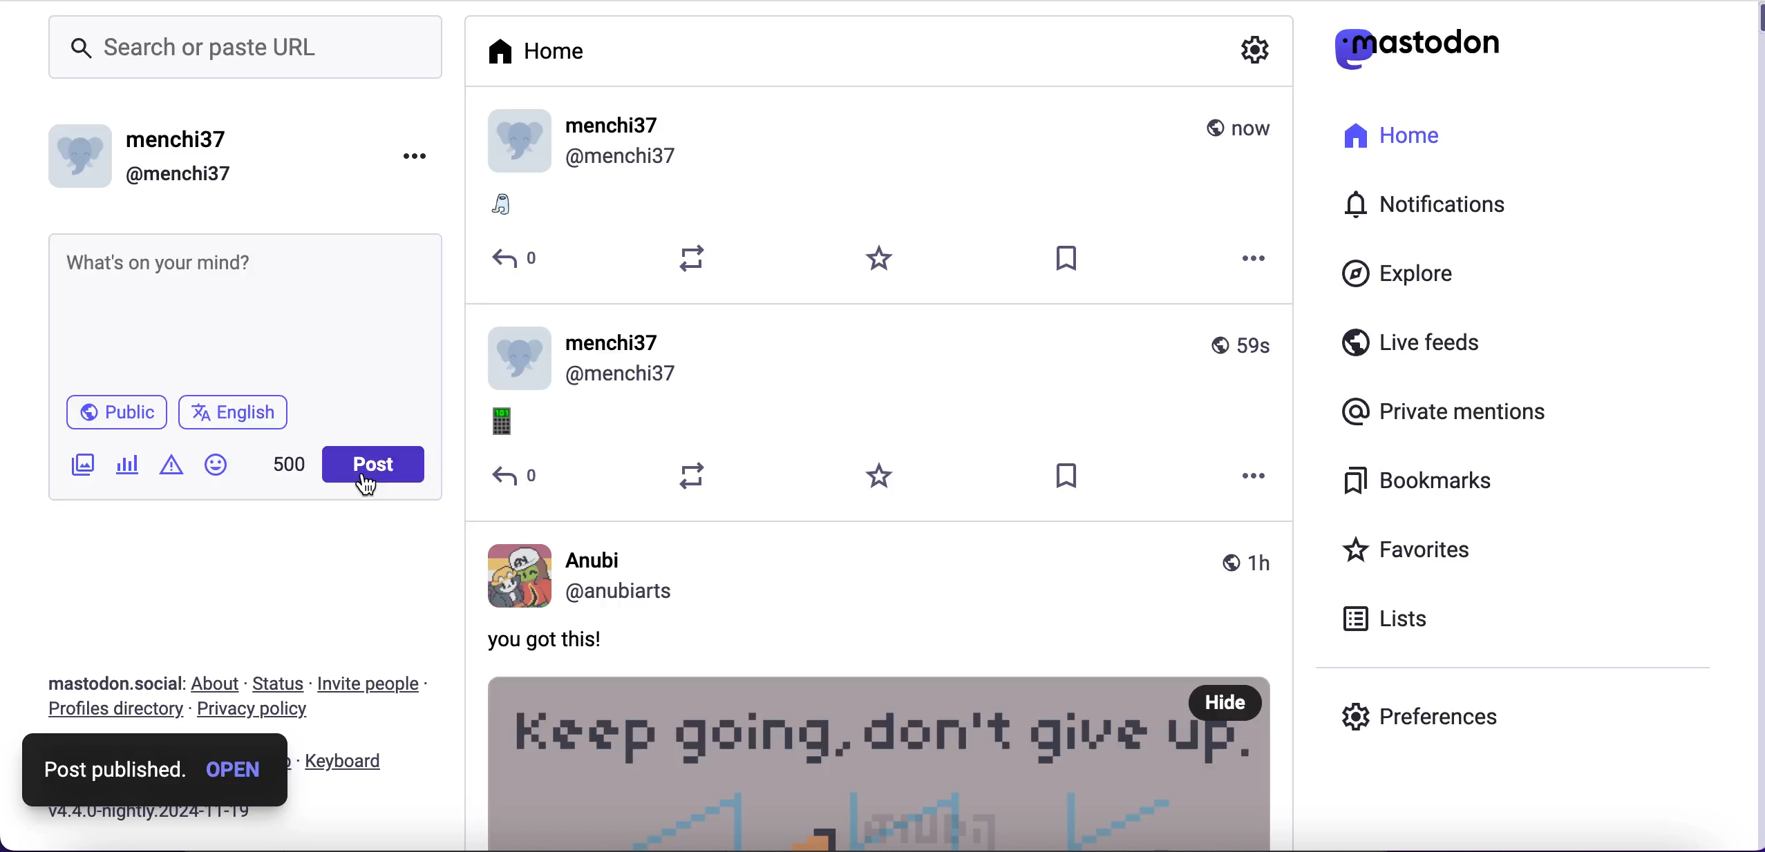  I want to click on invite people, so click(368, 684).